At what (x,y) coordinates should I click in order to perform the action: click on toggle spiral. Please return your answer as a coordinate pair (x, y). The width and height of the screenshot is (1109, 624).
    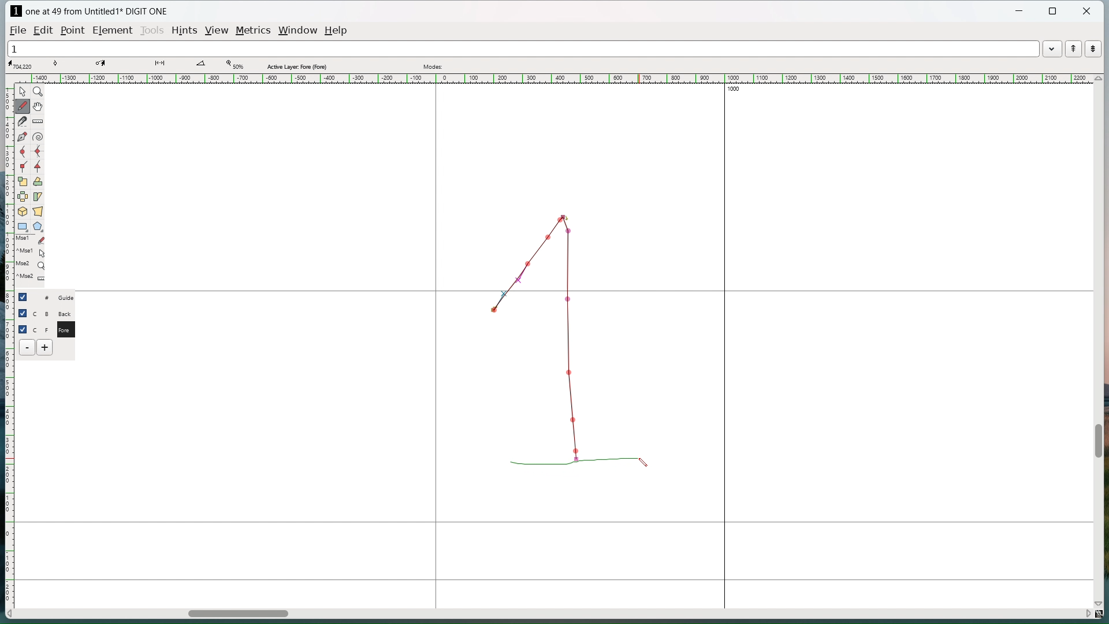
    Looking at the image, I should click on (38, 137).